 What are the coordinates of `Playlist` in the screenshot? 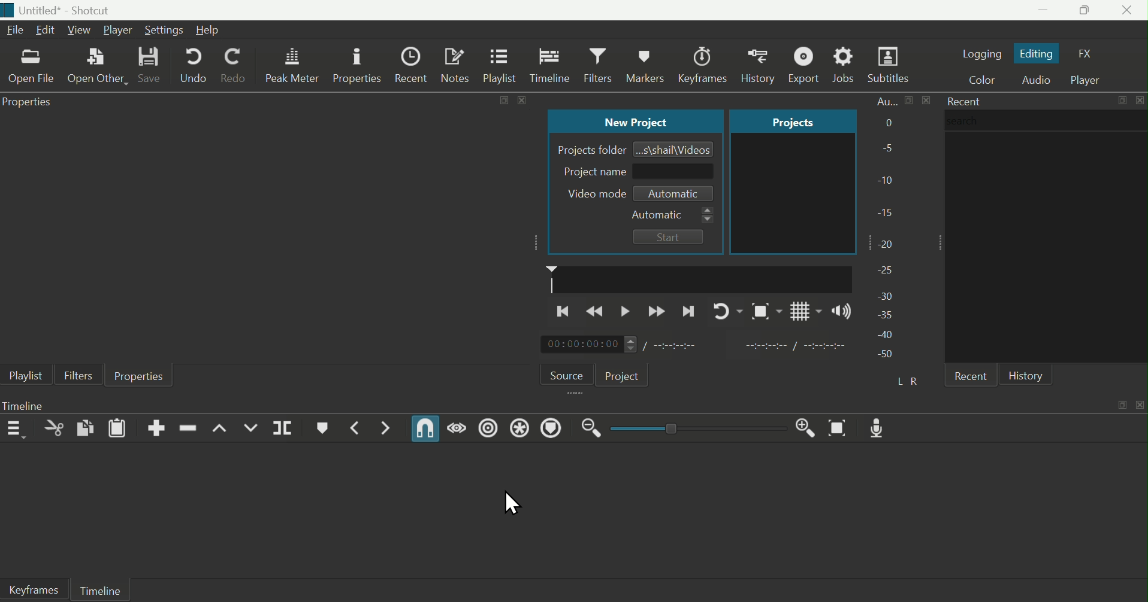 It's located at (502, 66).